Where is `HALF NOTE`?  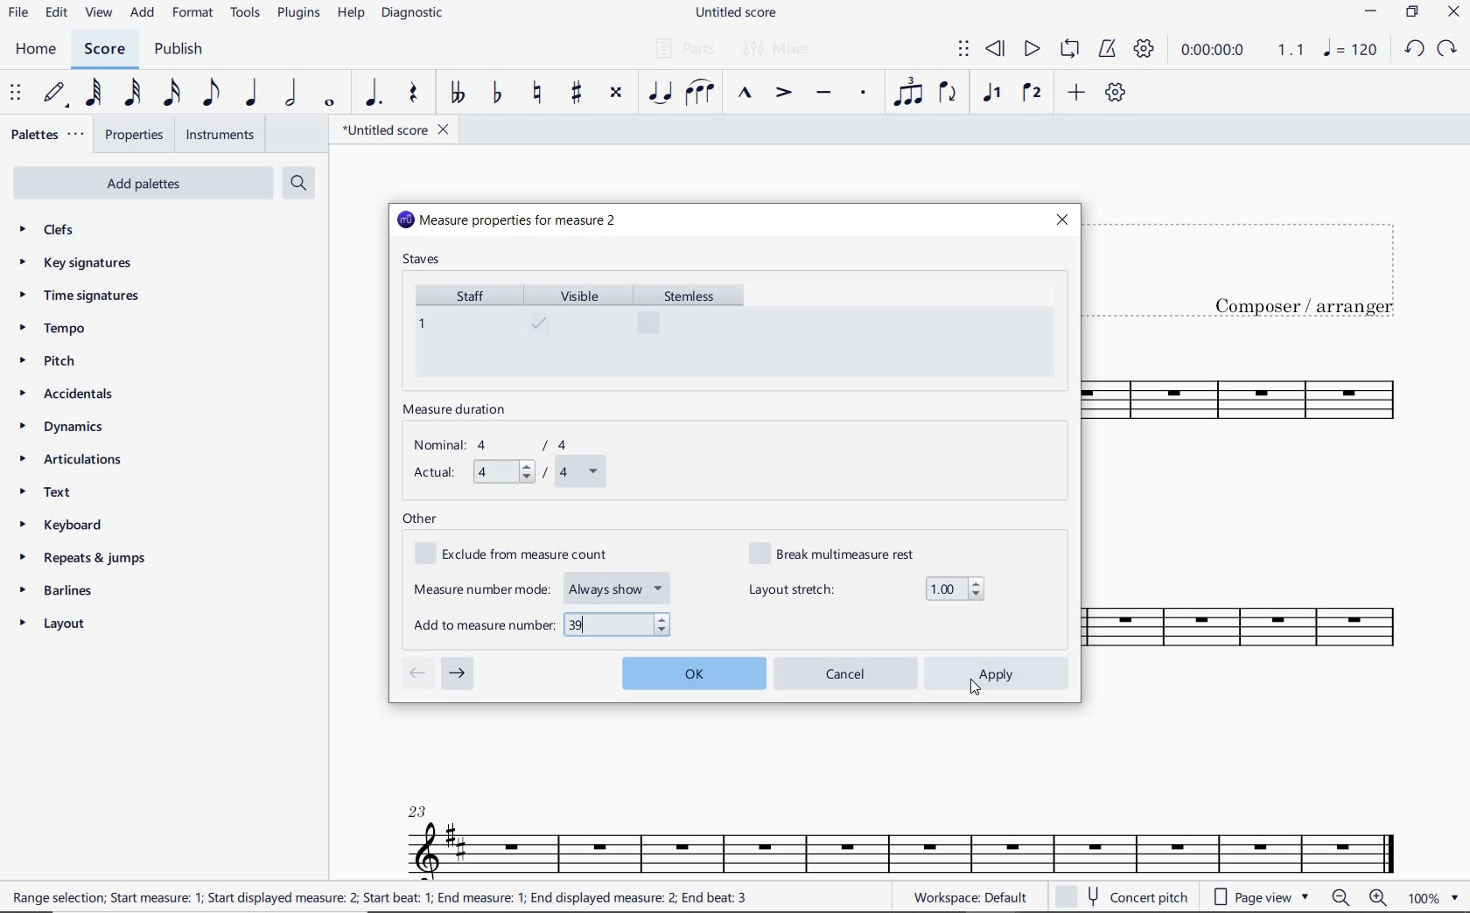 HALF NOTE is located at coordinates (292, 94).